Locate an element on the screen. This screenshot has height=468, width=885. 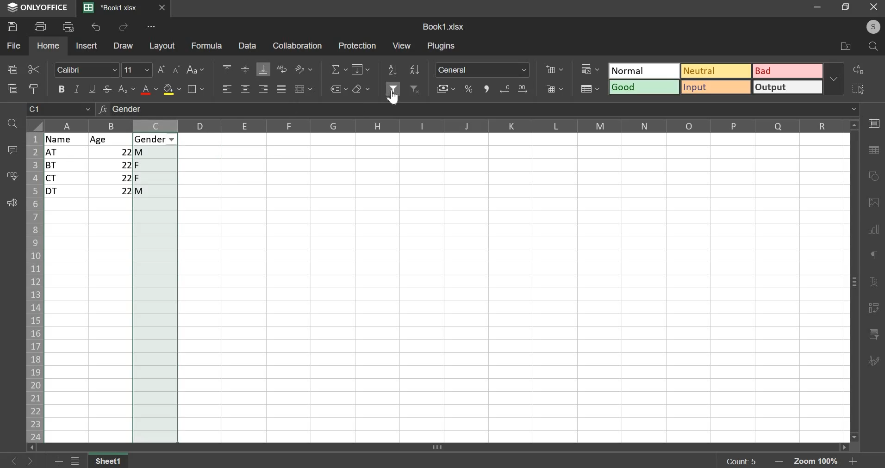
restore is located at coordinates (848, 8).